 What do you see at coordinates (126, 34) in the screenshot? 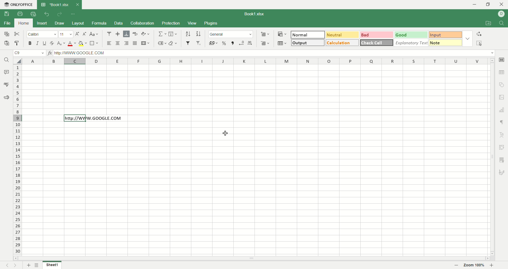
I see `align bottom` at bounding box center [126, 34].